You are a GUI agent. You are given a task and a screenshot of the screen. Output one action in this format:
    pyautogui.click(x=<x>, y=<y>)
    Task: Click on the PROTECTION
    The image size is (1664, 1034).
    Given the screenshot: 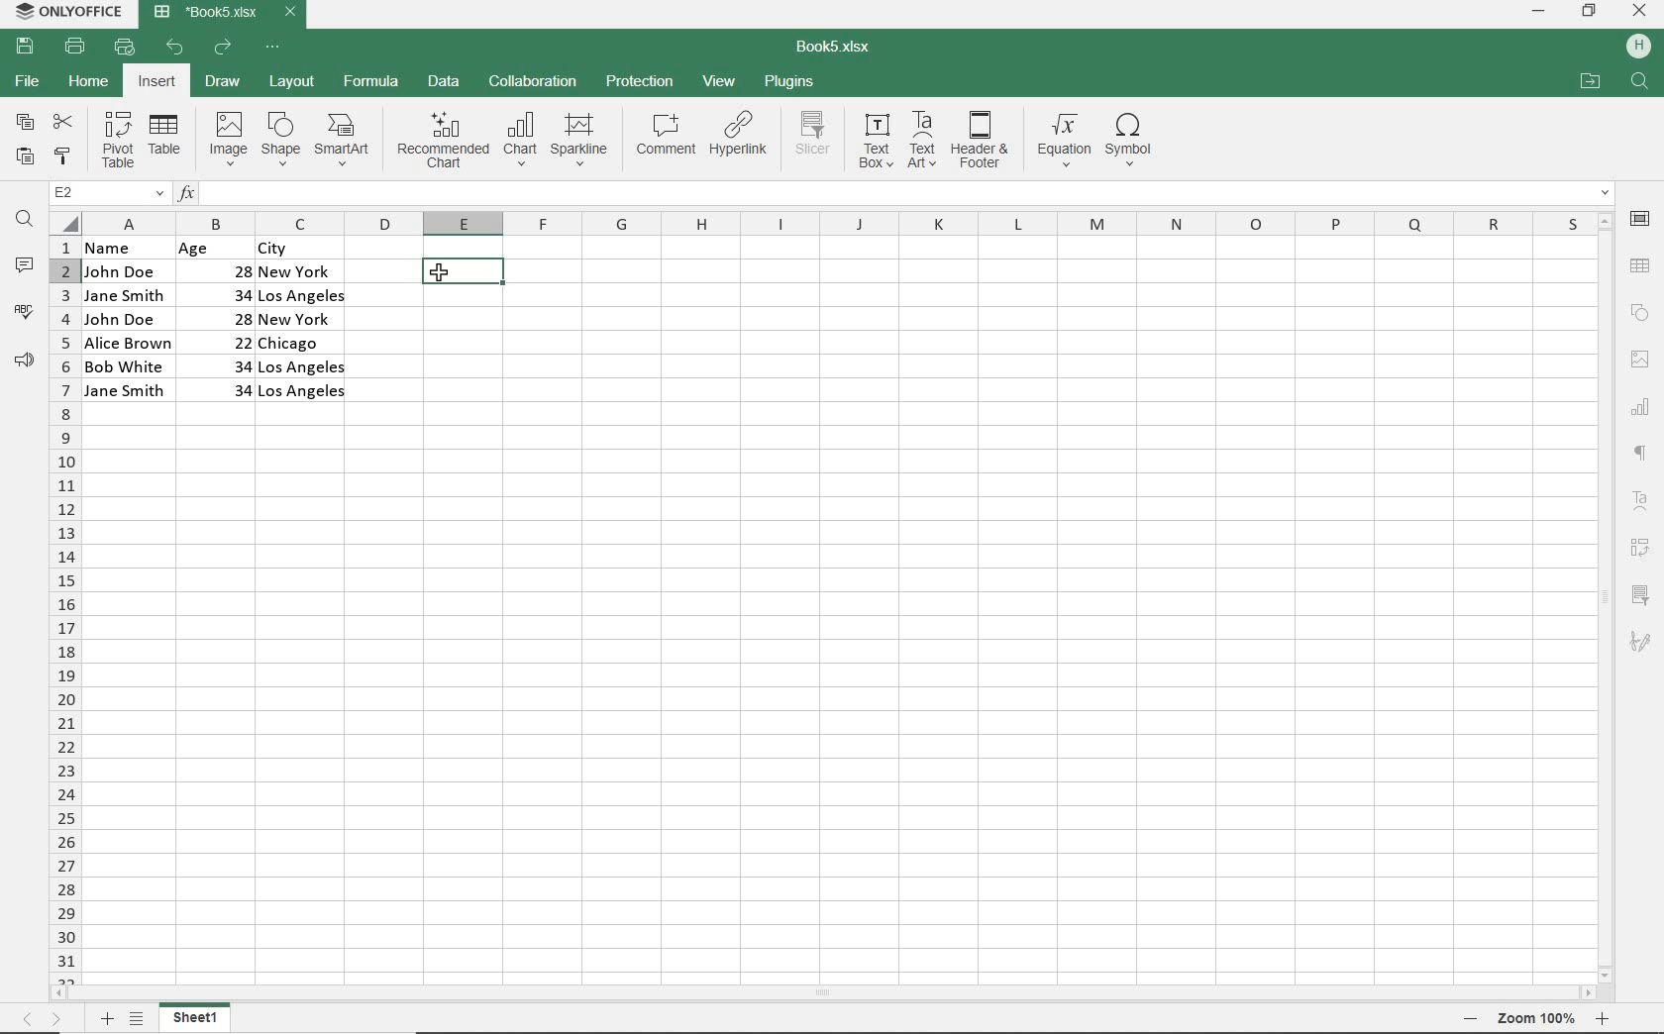 What is the action you would take?
    pyautogui.click(x=641, y=82)
    